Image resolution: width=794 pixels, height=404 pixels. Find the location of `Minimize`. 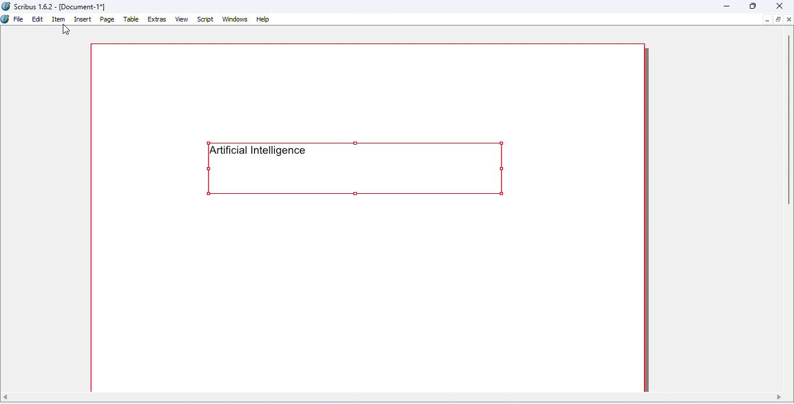

Minimize is located at coordinates (727, 6).